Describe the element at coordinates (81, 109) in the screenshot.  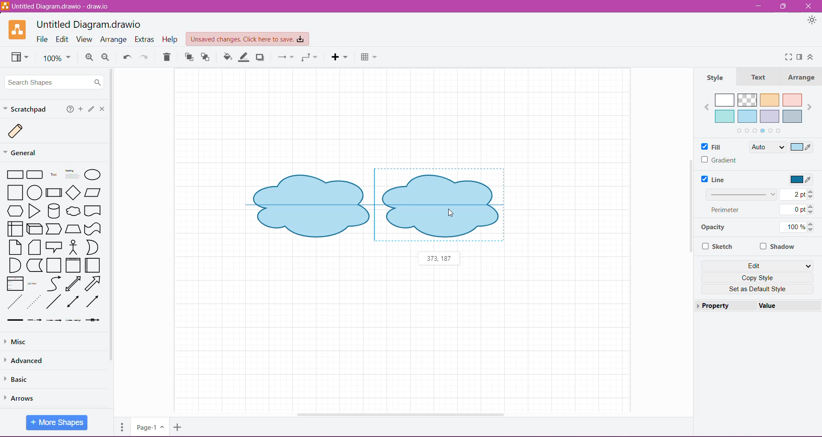
I see `Add` at that location.